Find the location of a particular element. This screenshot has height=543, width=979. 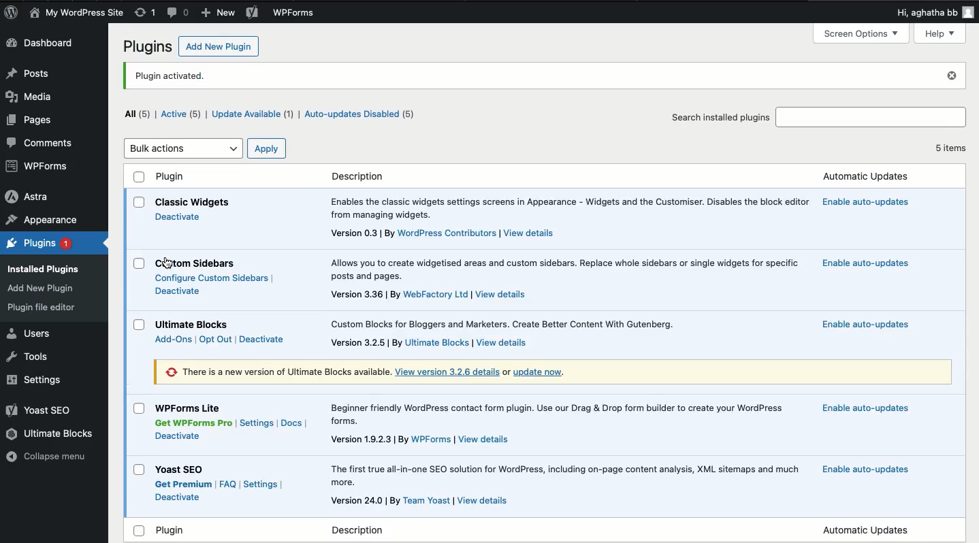

view details is located at coordinates (505, 293).